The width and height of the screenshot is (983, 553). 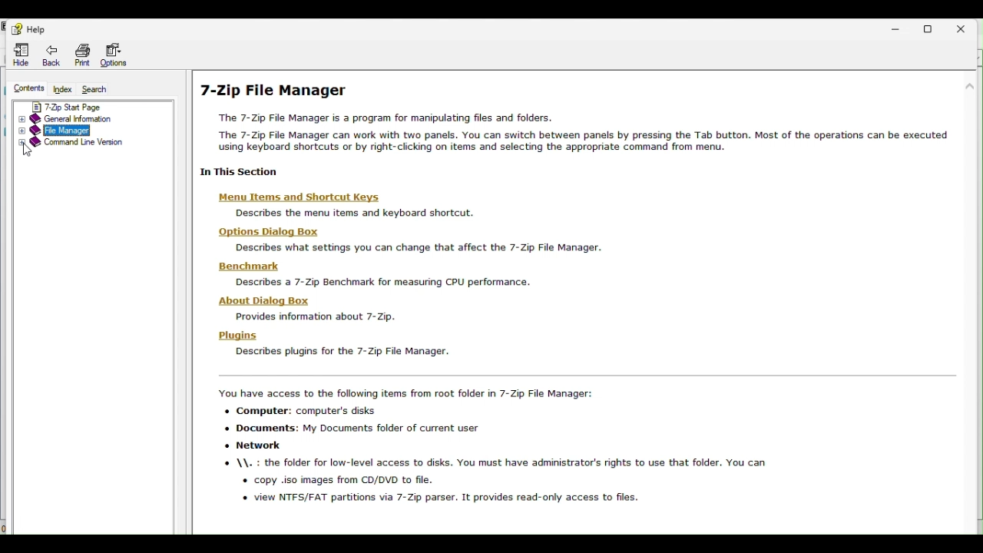 I want to click on File manager, so click(x=71, y=131).